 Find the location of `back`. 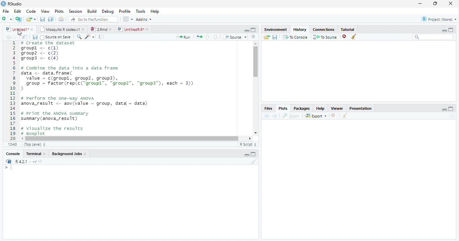

back is located at coordinates (266, 116).